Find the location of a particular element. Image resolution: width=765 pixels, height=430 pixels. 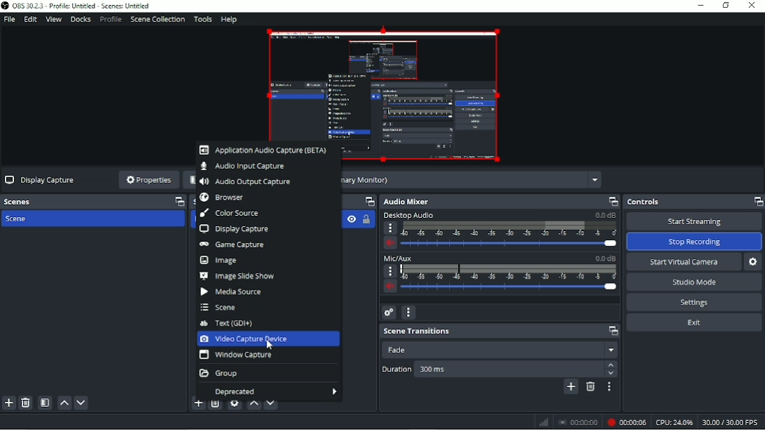

Game capture is located at coordinates (234, 244).